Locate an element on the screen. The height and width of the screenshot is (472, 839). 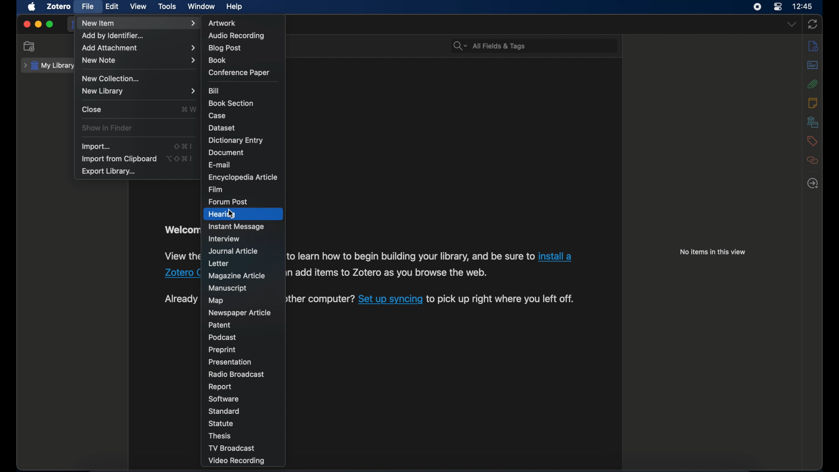
no items this view is located at coordinates (712, 252).